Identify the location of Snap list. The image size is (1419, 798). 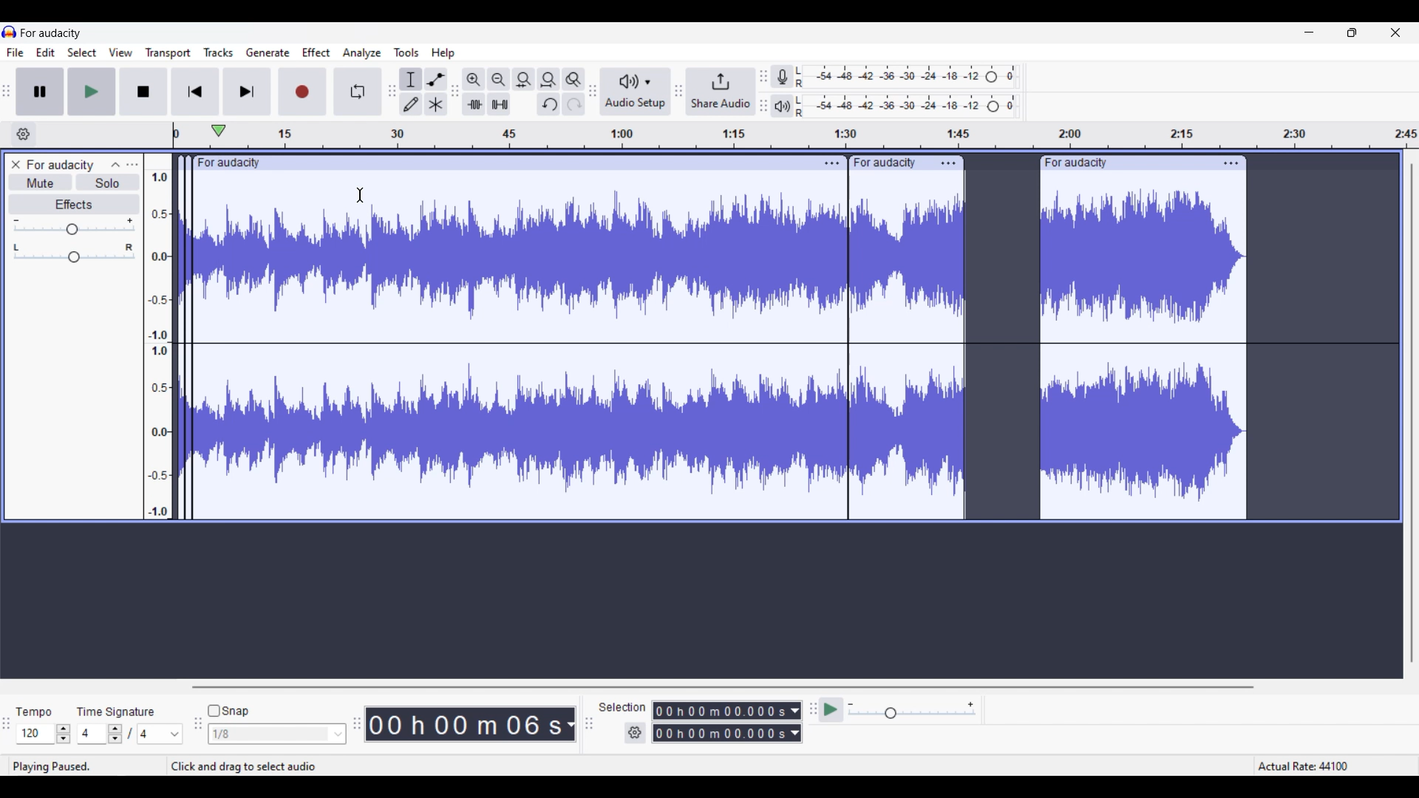
(277, 734).